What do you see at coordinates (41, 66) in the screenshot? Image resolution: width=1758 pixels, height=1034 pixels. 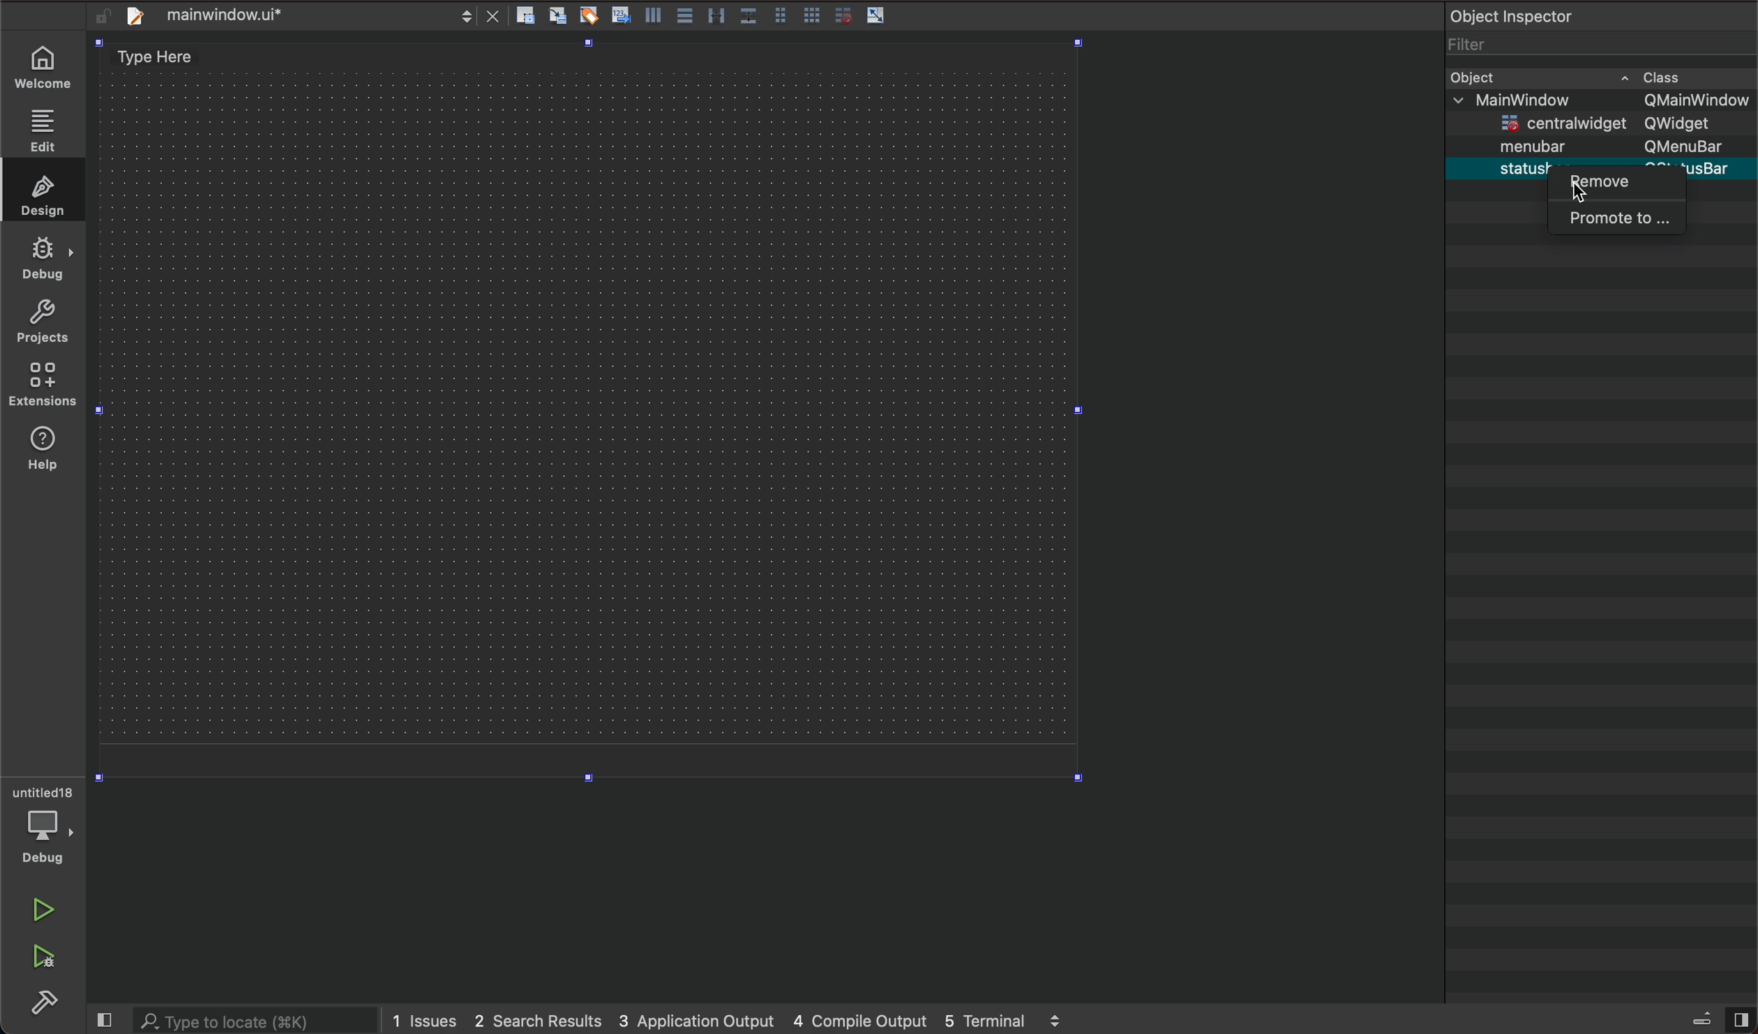 I see `welcome` at bounding box center [41, 66].